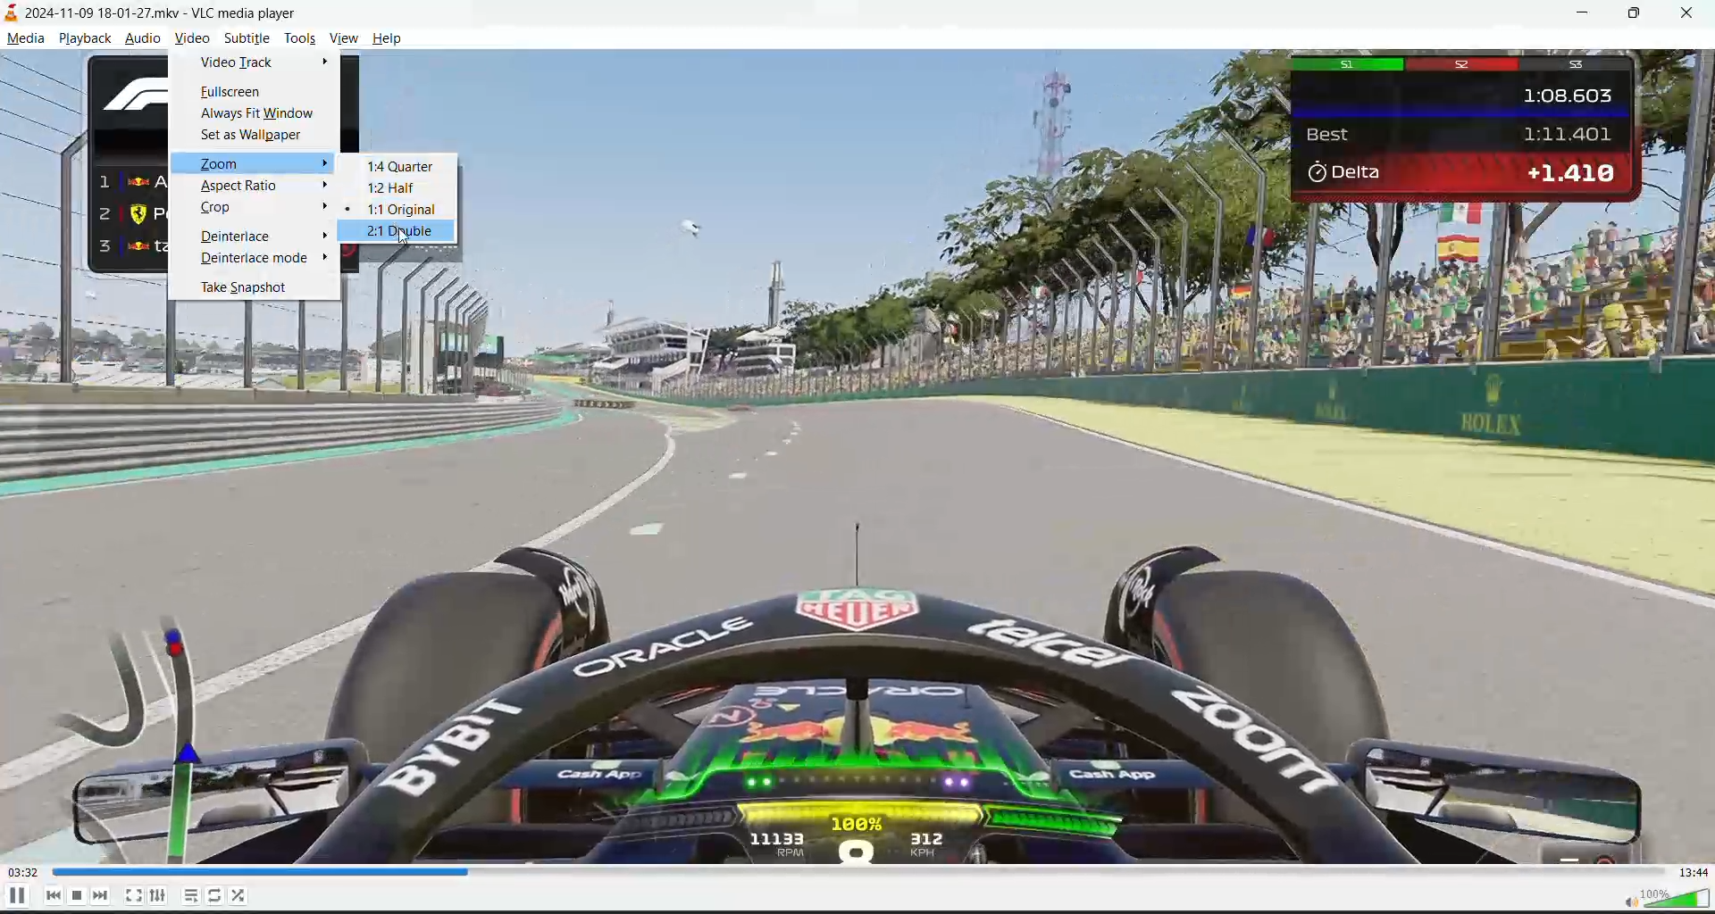 This screenshot has width=1715, height=914. What do you see at coordinates (346, 38) in the screenshot?
I see `view` at bounding box center [346, 38].